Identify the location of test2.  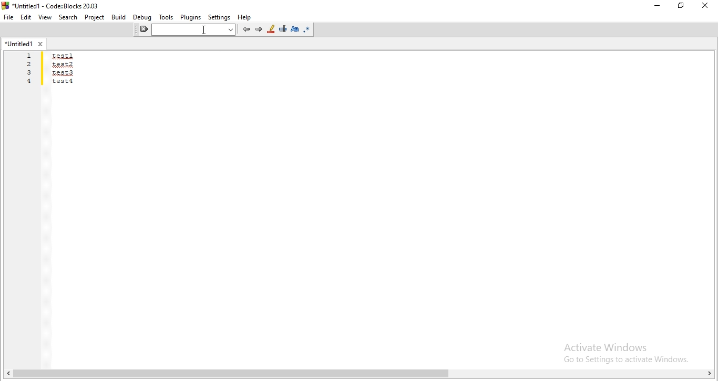
(62, 64).